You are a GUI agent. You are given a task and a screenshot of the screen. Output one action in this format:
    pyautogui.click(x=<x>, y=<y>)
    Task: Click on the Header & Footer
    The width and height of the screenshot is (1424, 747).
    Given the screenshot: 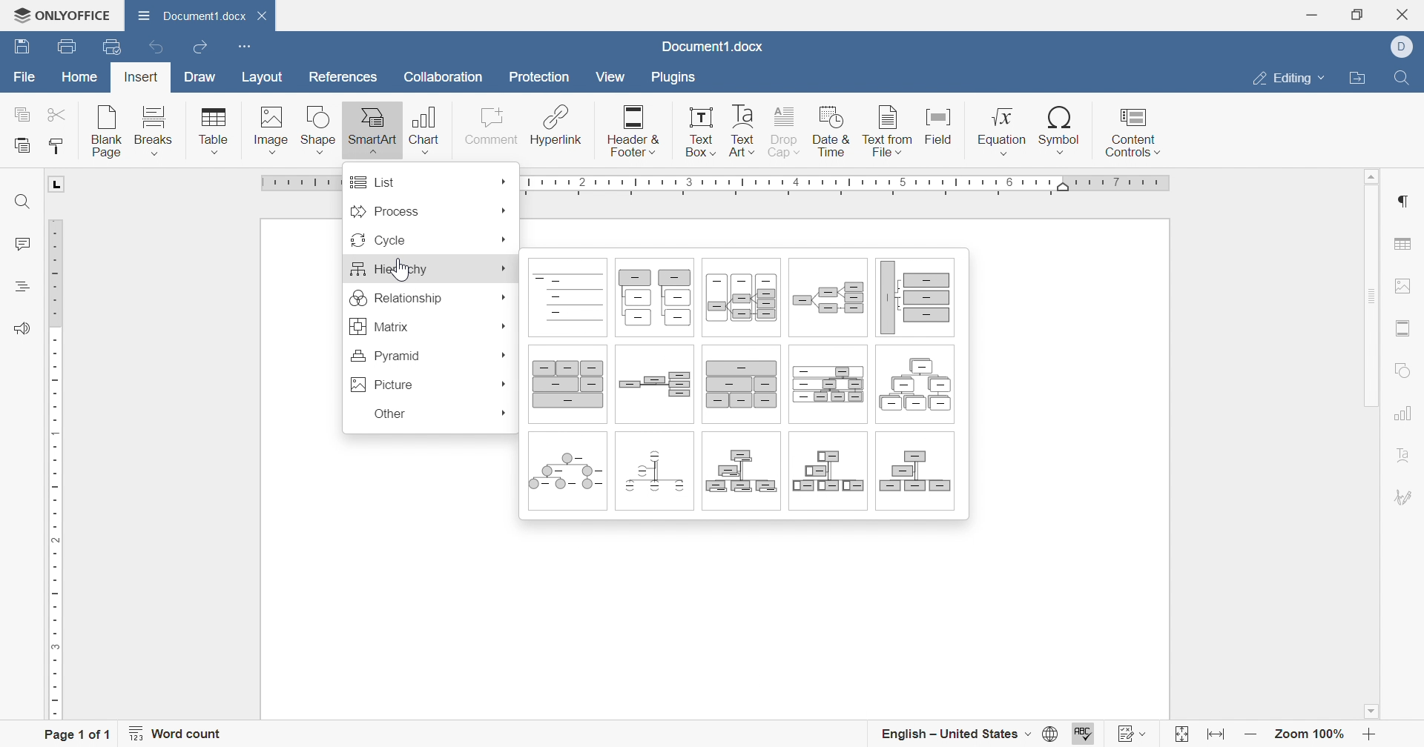 What is the action you would take?
    pyautogui.click(x=633, y=132)
    